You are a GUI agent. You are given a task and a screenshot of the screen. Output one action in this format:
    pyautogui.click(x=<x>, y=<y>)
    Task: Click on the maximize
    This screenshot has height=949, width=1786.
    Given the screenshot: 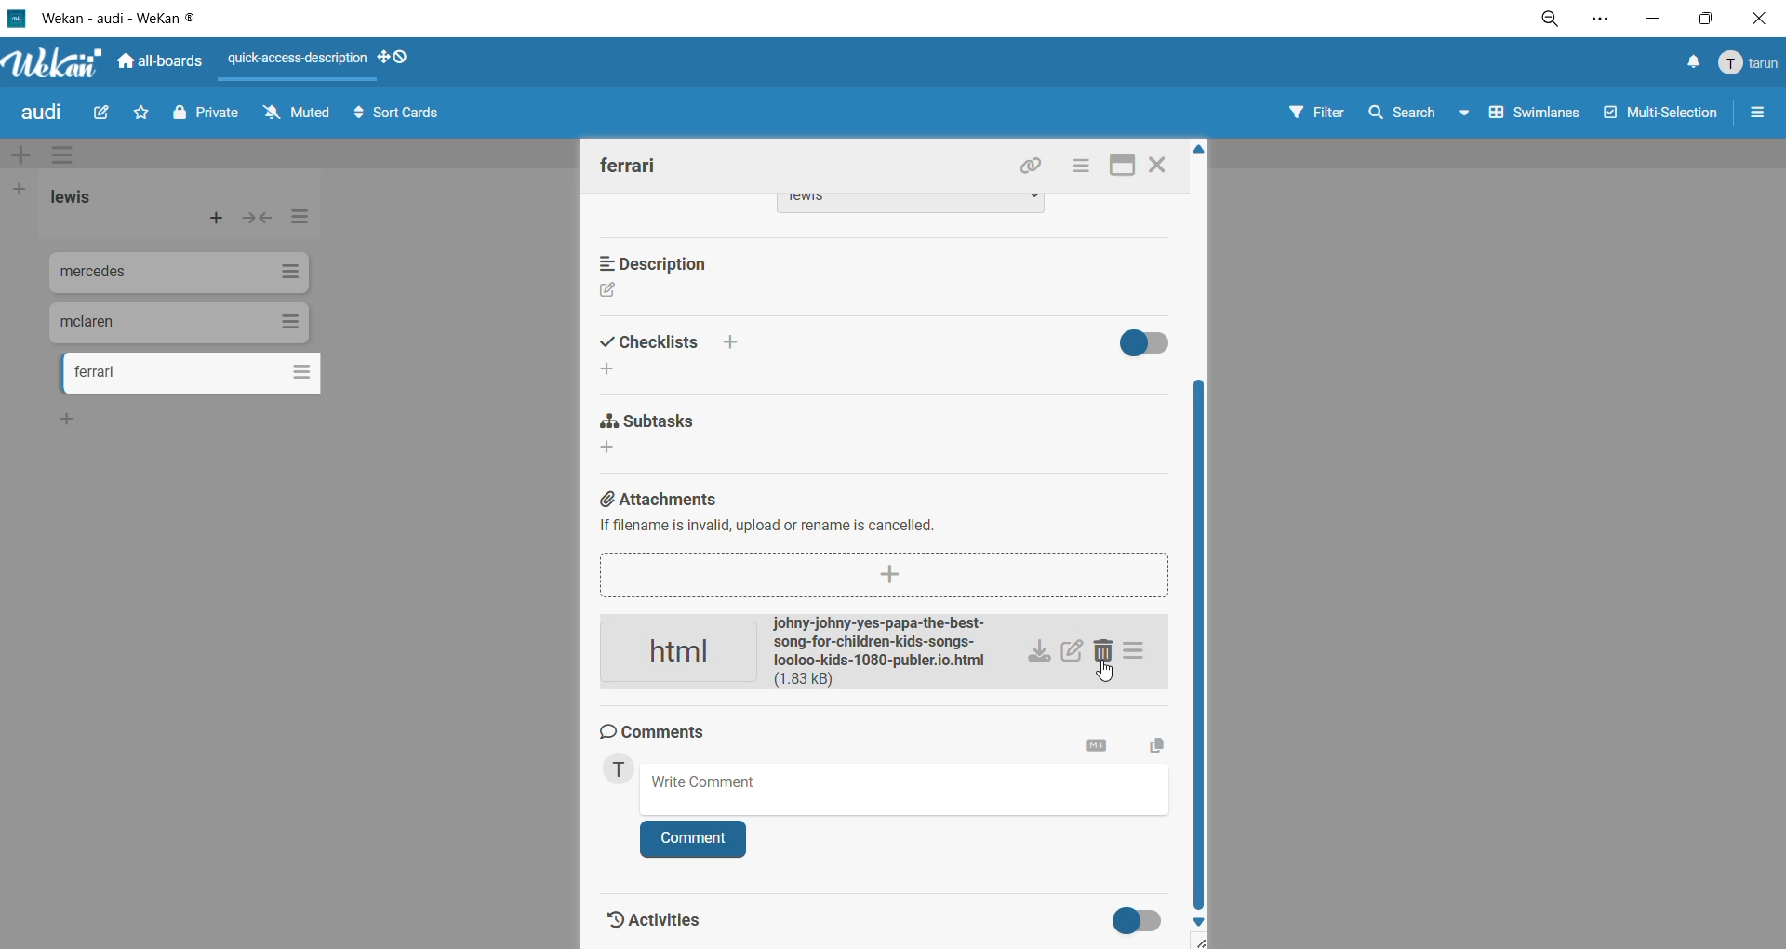 What is the action you would take?
    pyautogui.click(x=1122, y=167)
    